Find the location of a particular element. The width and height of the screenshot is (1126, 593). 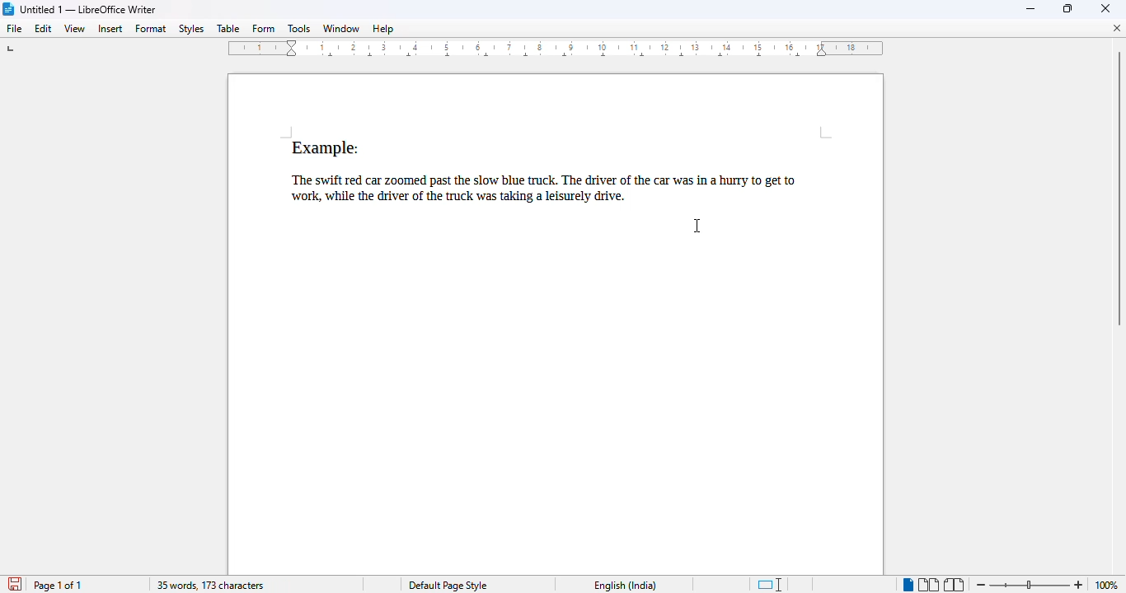

English (India) is located at coordinates (626, 586).